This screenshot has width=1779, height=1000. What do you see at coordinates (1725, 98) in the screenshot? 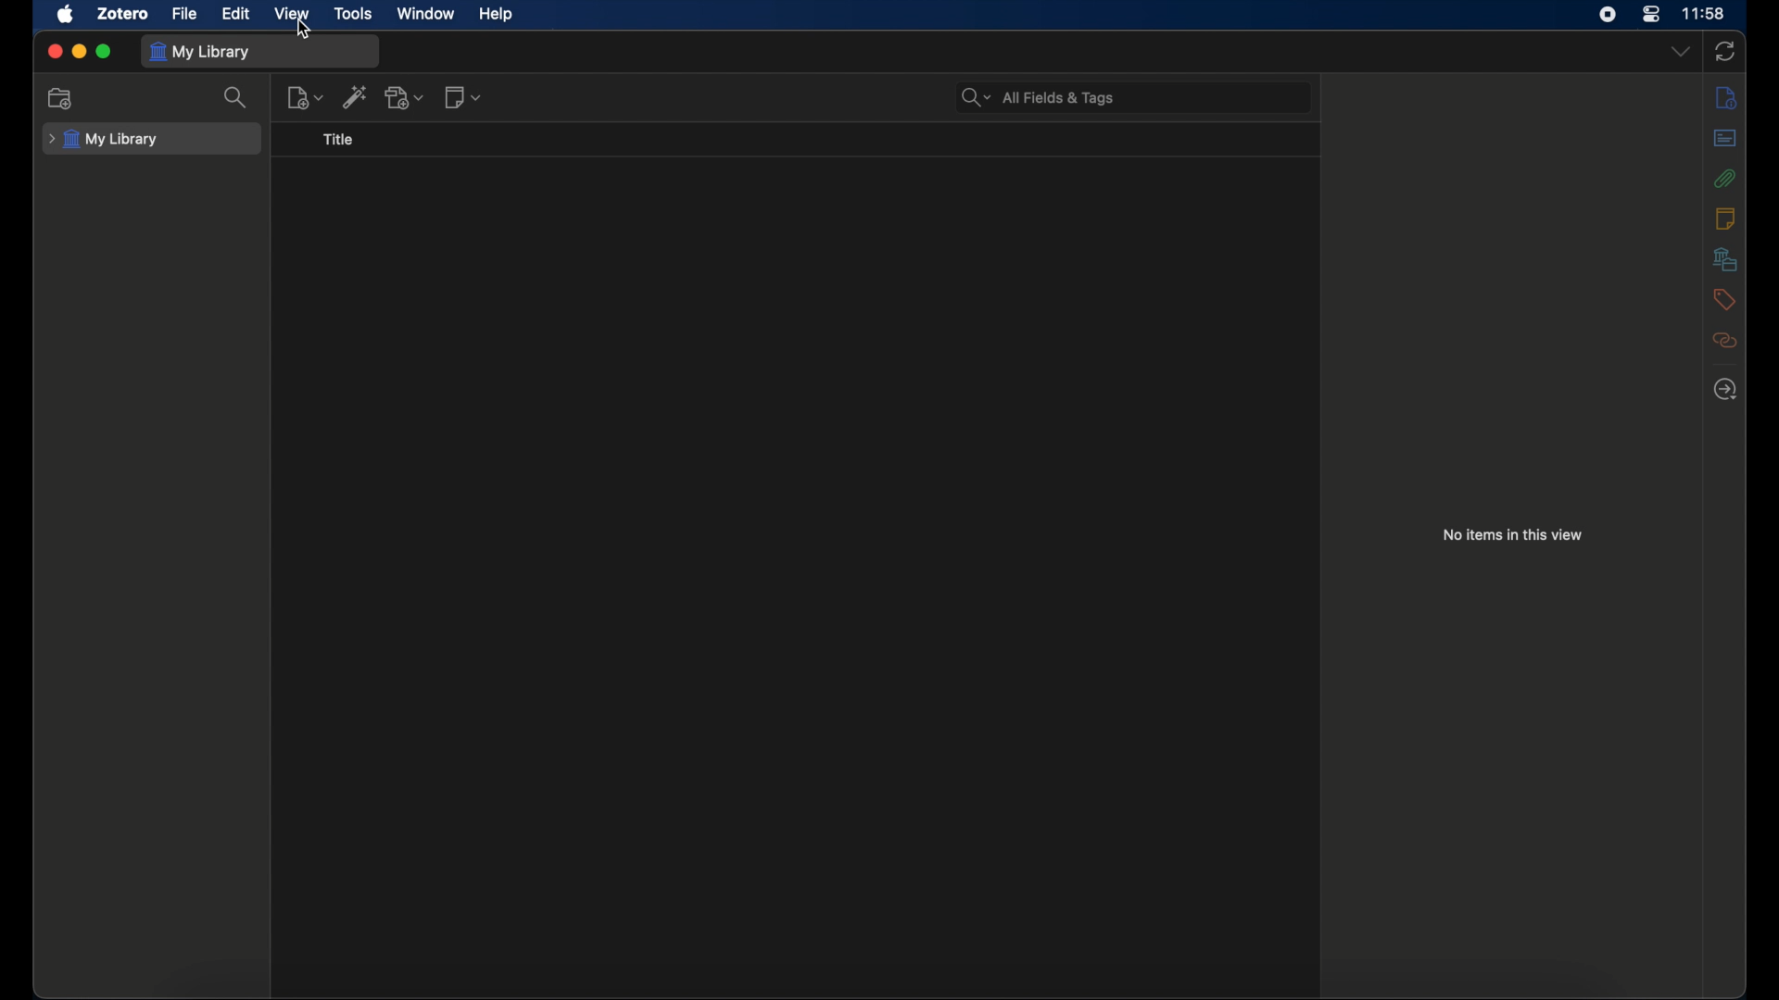
I see `info` at bounding box center [1725, 98].